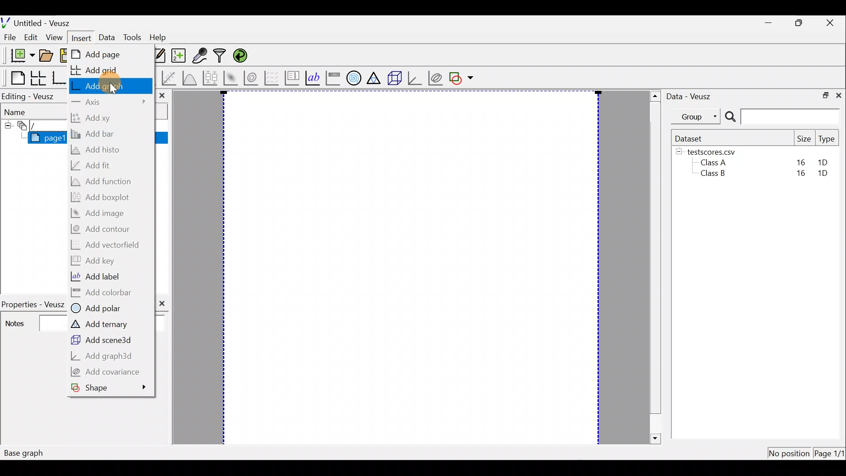 This screenshot has width=846, height=476. I want to click on Plot key, so click(292, 78).